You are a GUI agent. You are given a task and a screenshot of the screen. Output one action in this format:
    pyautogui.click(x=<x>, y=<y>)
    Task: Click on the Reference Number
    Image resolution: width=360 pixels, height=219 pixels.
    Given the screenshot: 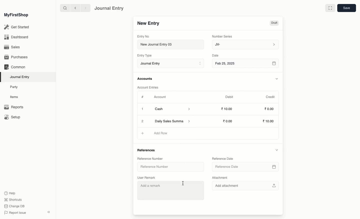 What is the action you would take?
    pyautogui.click(x=149, y=158)
    